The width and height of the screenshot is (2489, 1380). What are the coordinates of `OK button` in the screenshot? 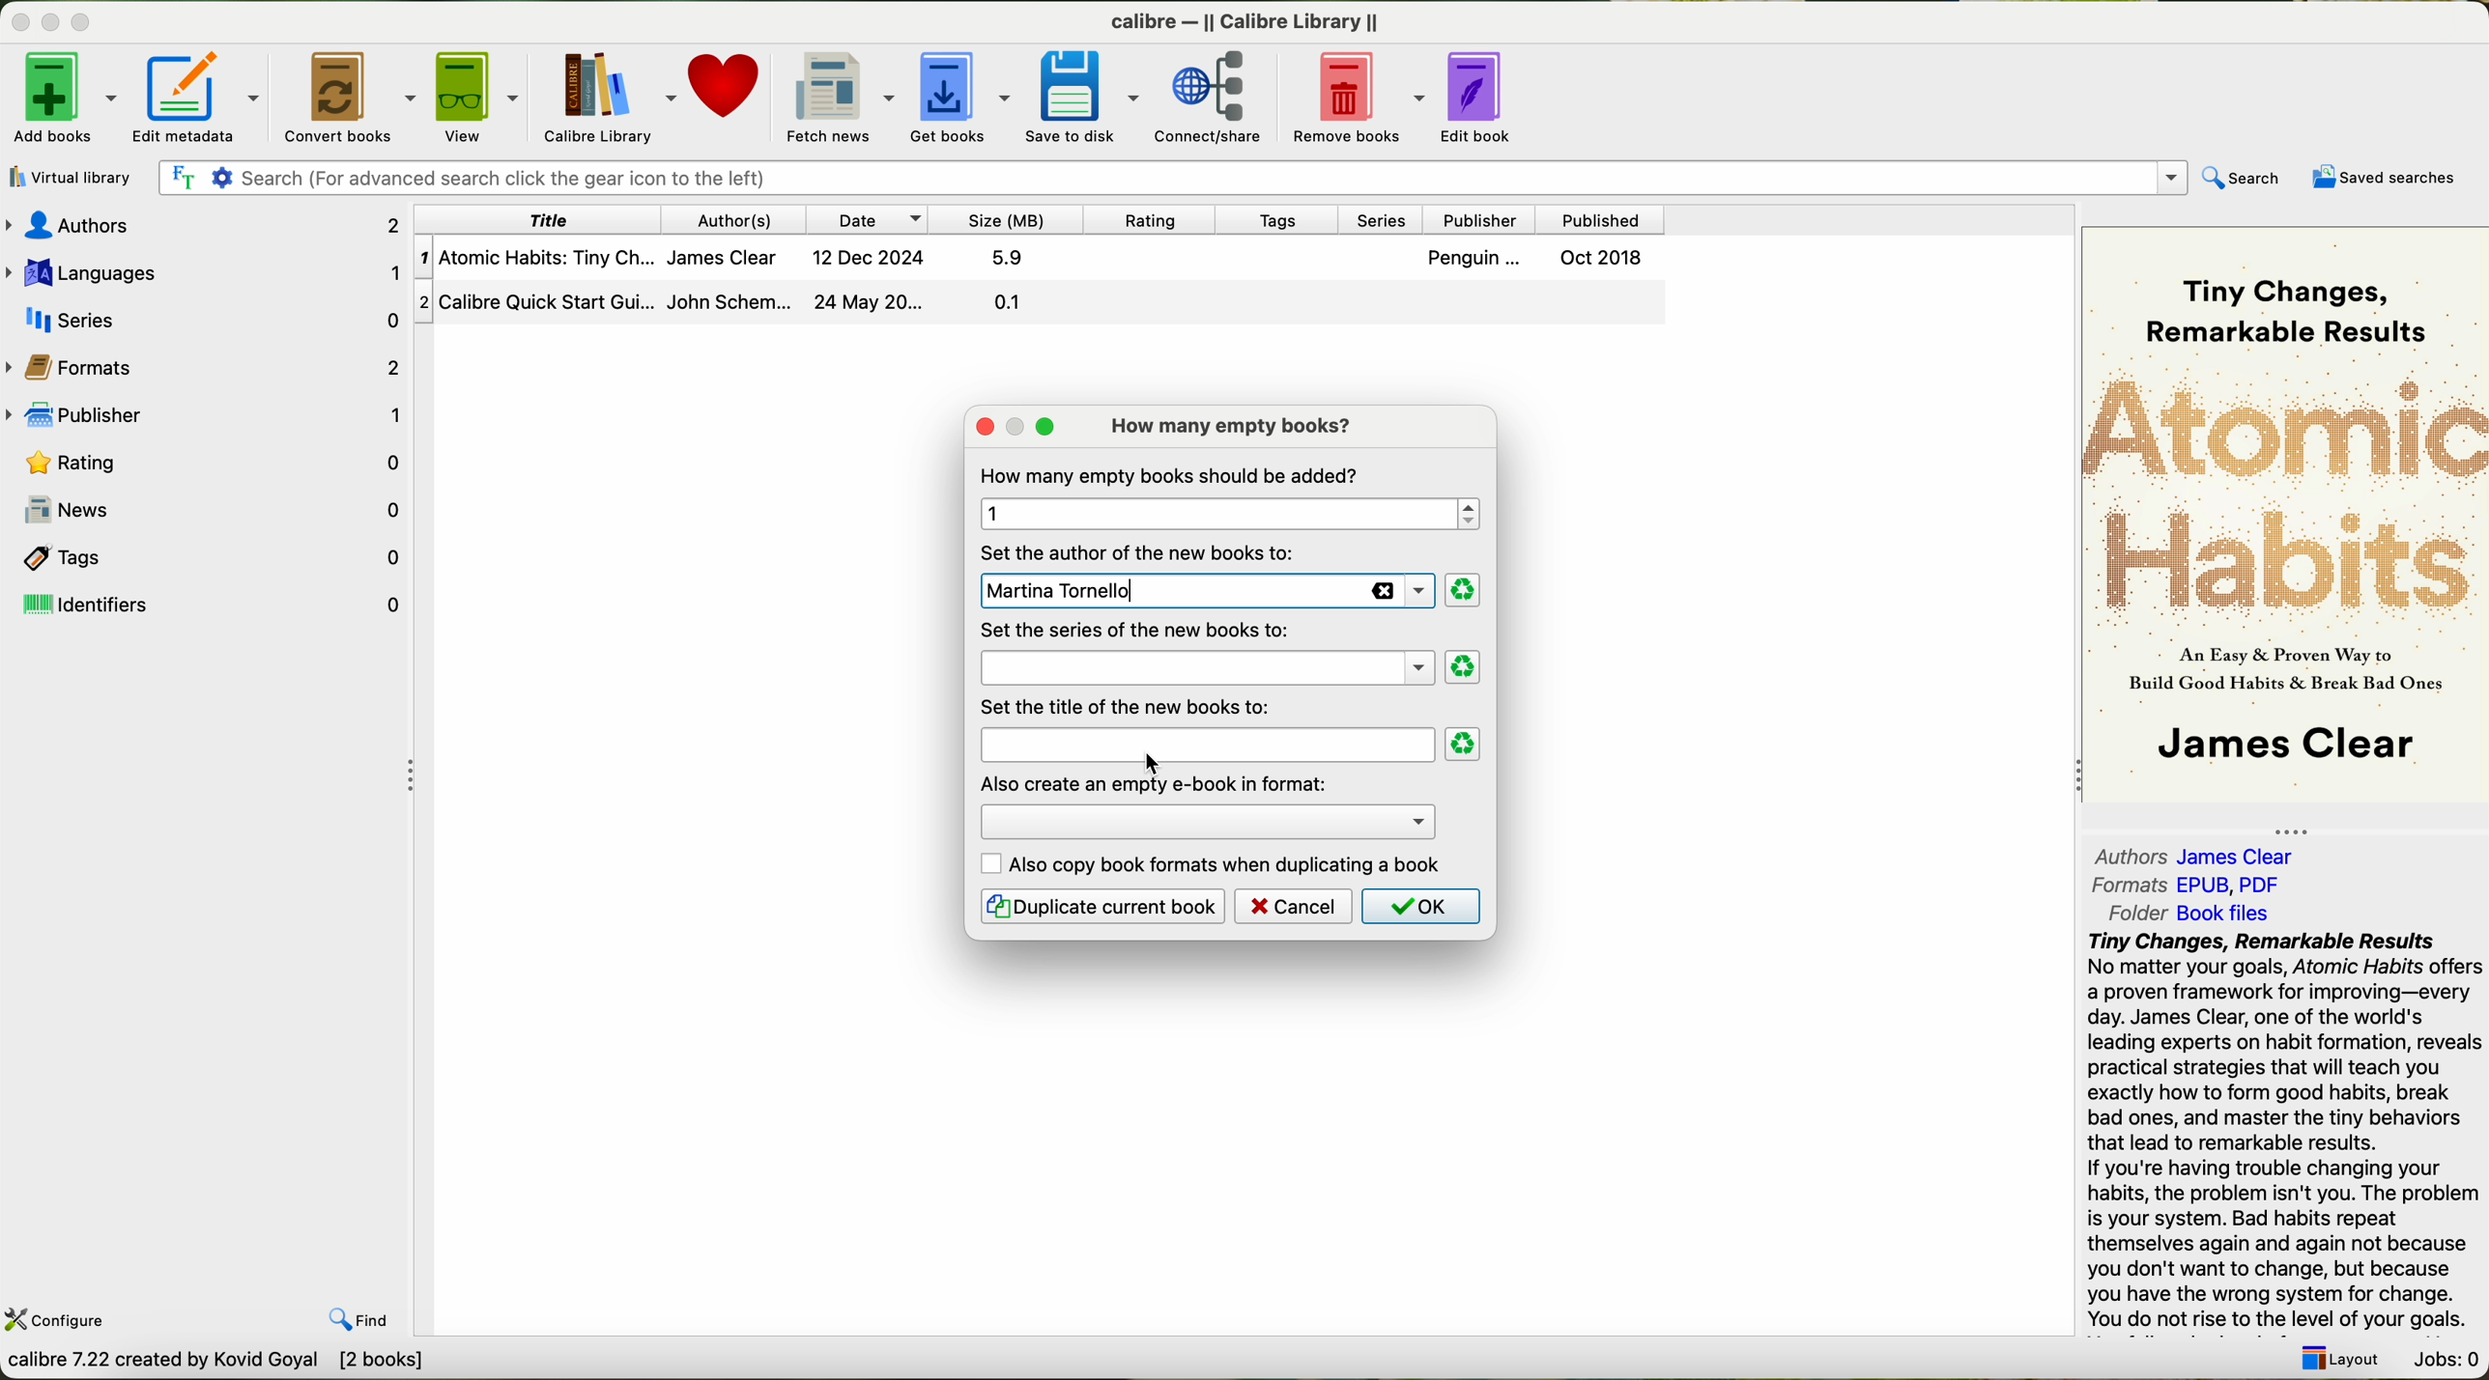 It's located at (1418, 906).